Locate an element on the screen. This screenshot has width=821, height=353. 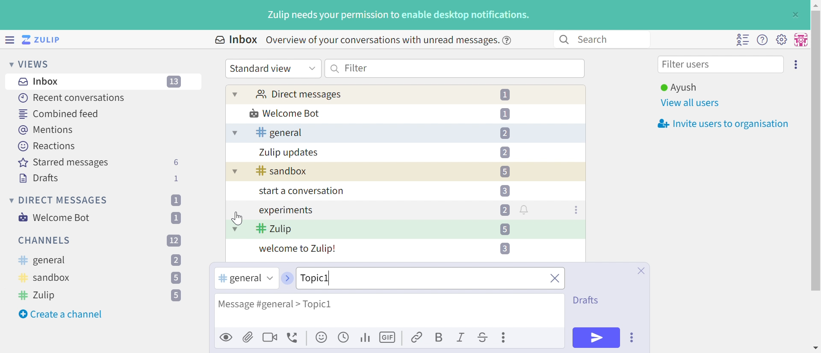
2 is located at coordinates (176, 261).